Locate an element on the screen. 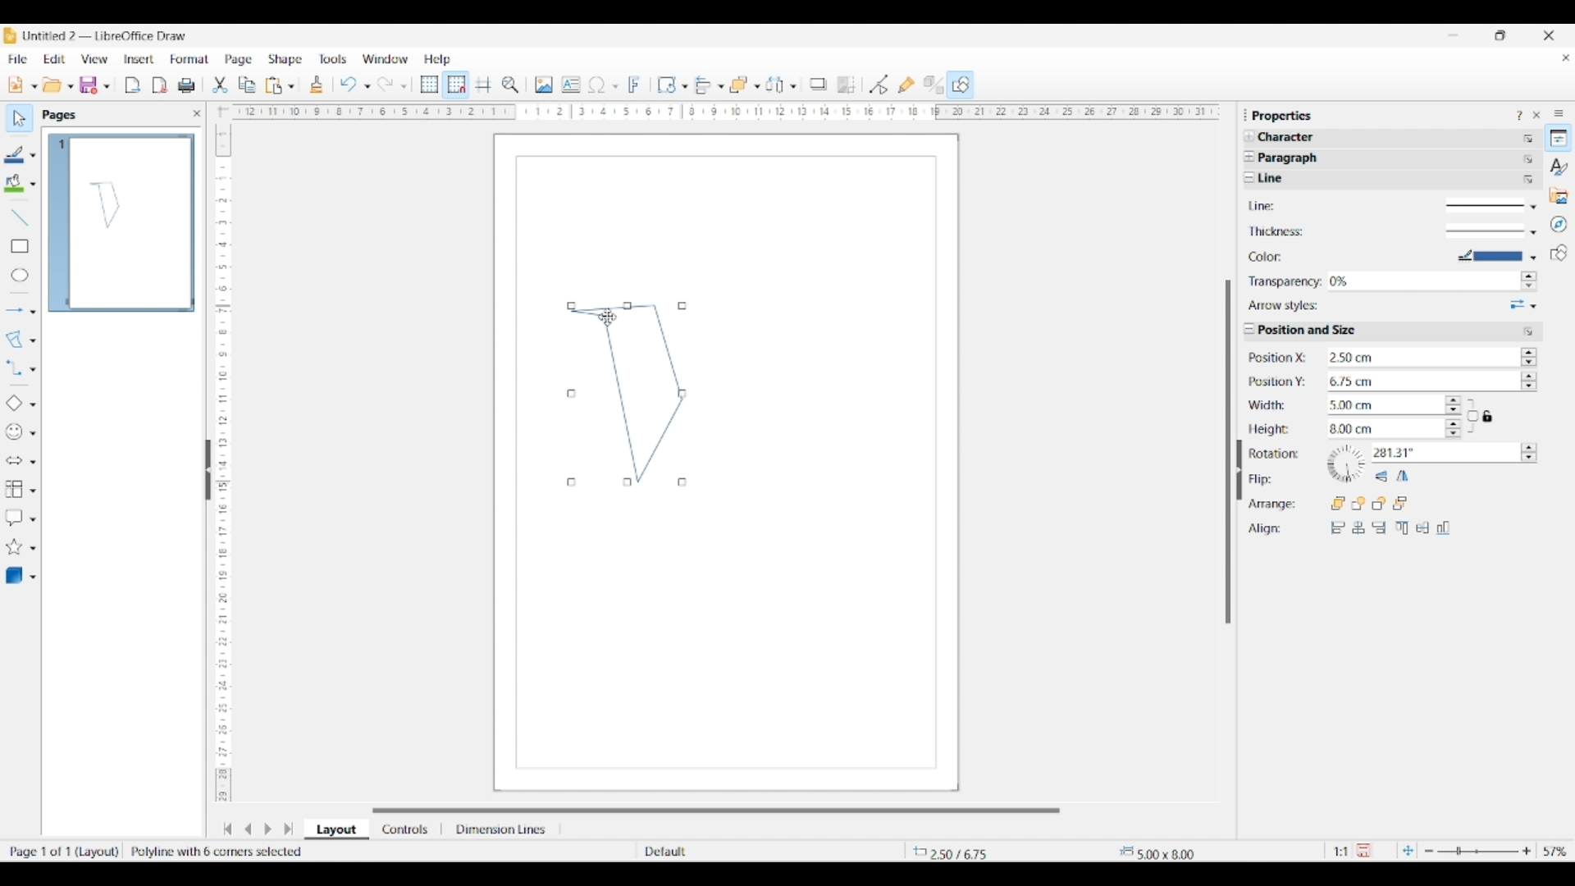 Image resolution: width=1575 pixels, height=886 pixels. Insert is located at coordinates (139, 59).